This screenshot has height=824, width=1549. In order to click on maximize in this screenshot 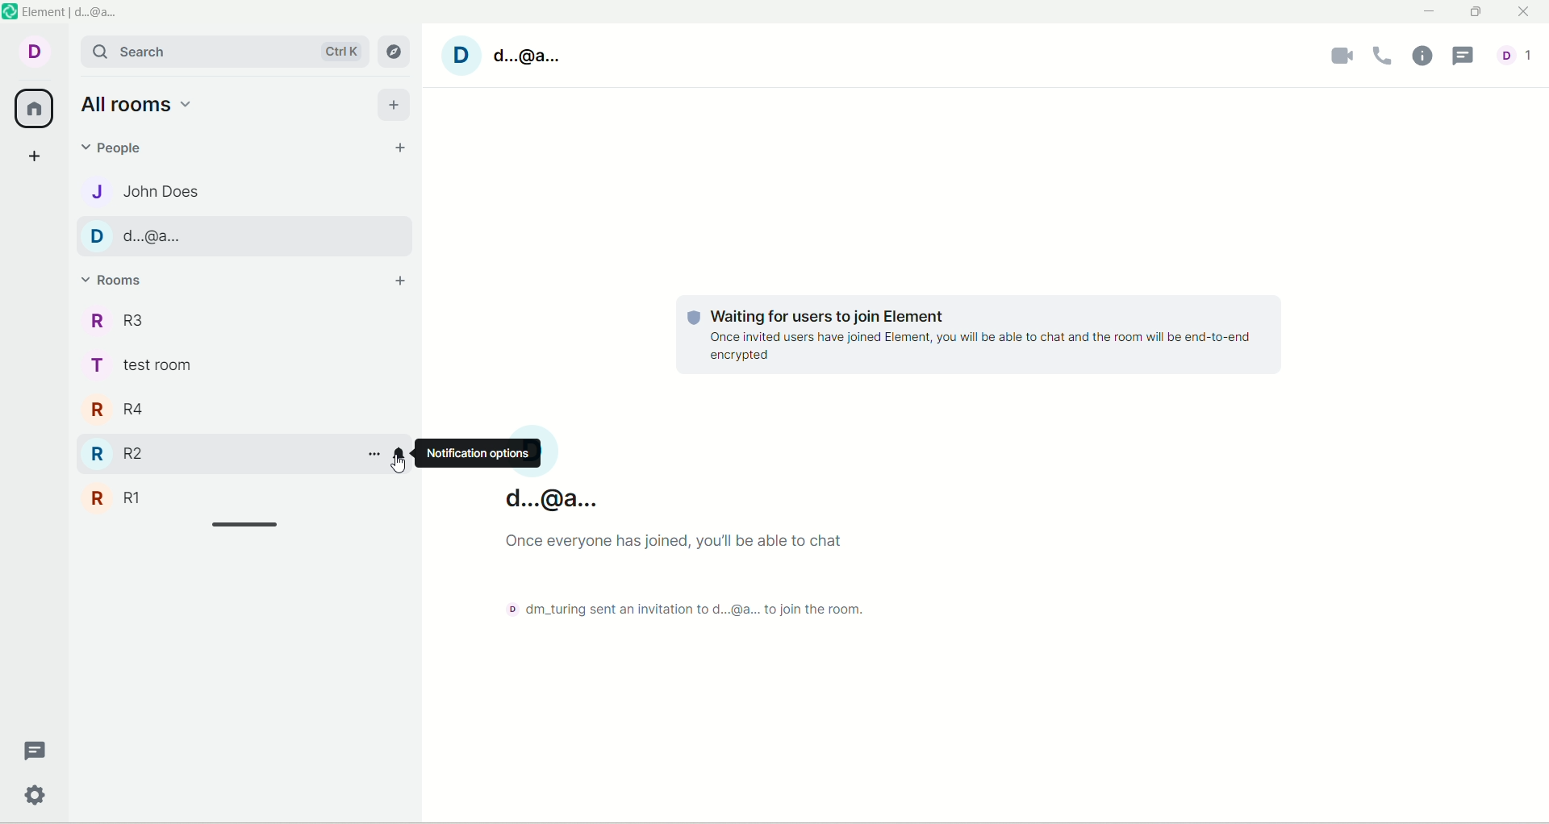, I will do `click(1473, 15)`.